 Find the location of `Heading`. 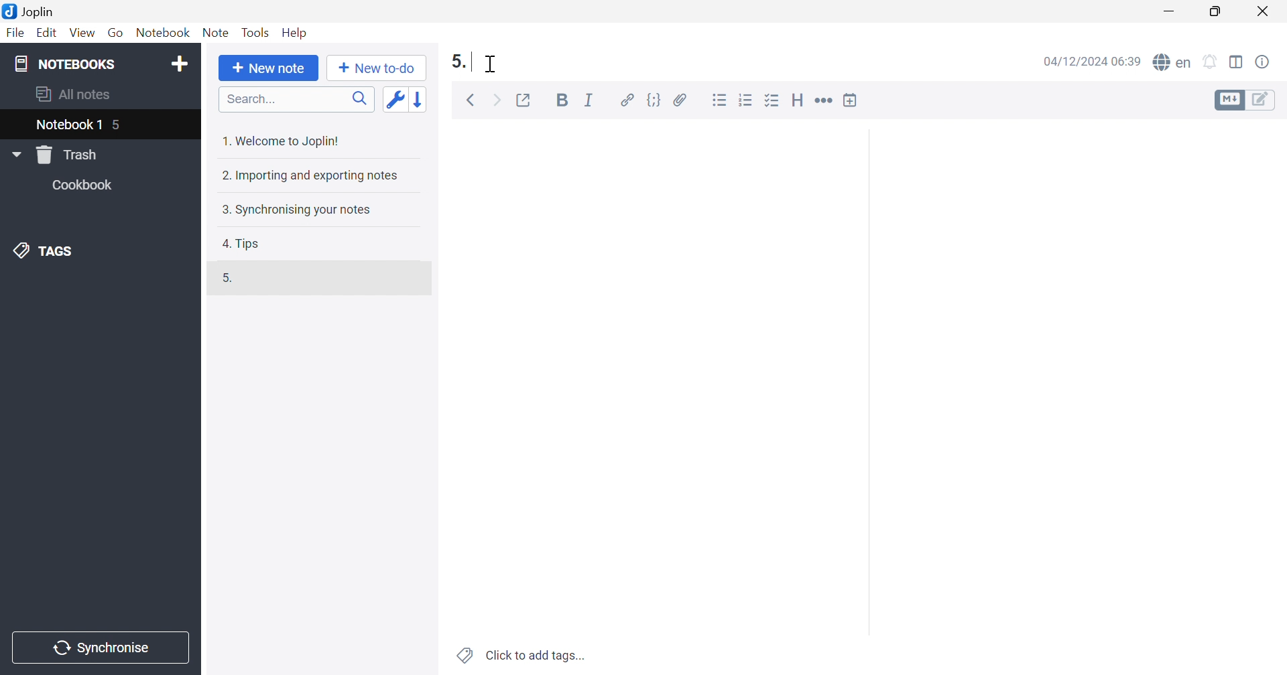

Heading is located at coordinates (800, 99).